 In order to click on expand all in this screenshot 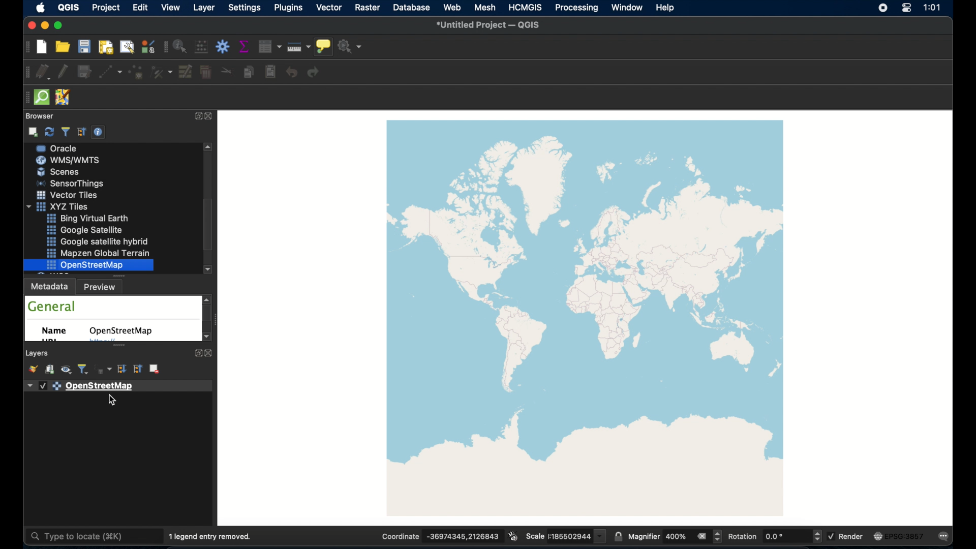, I will do `click(122, 369)`.